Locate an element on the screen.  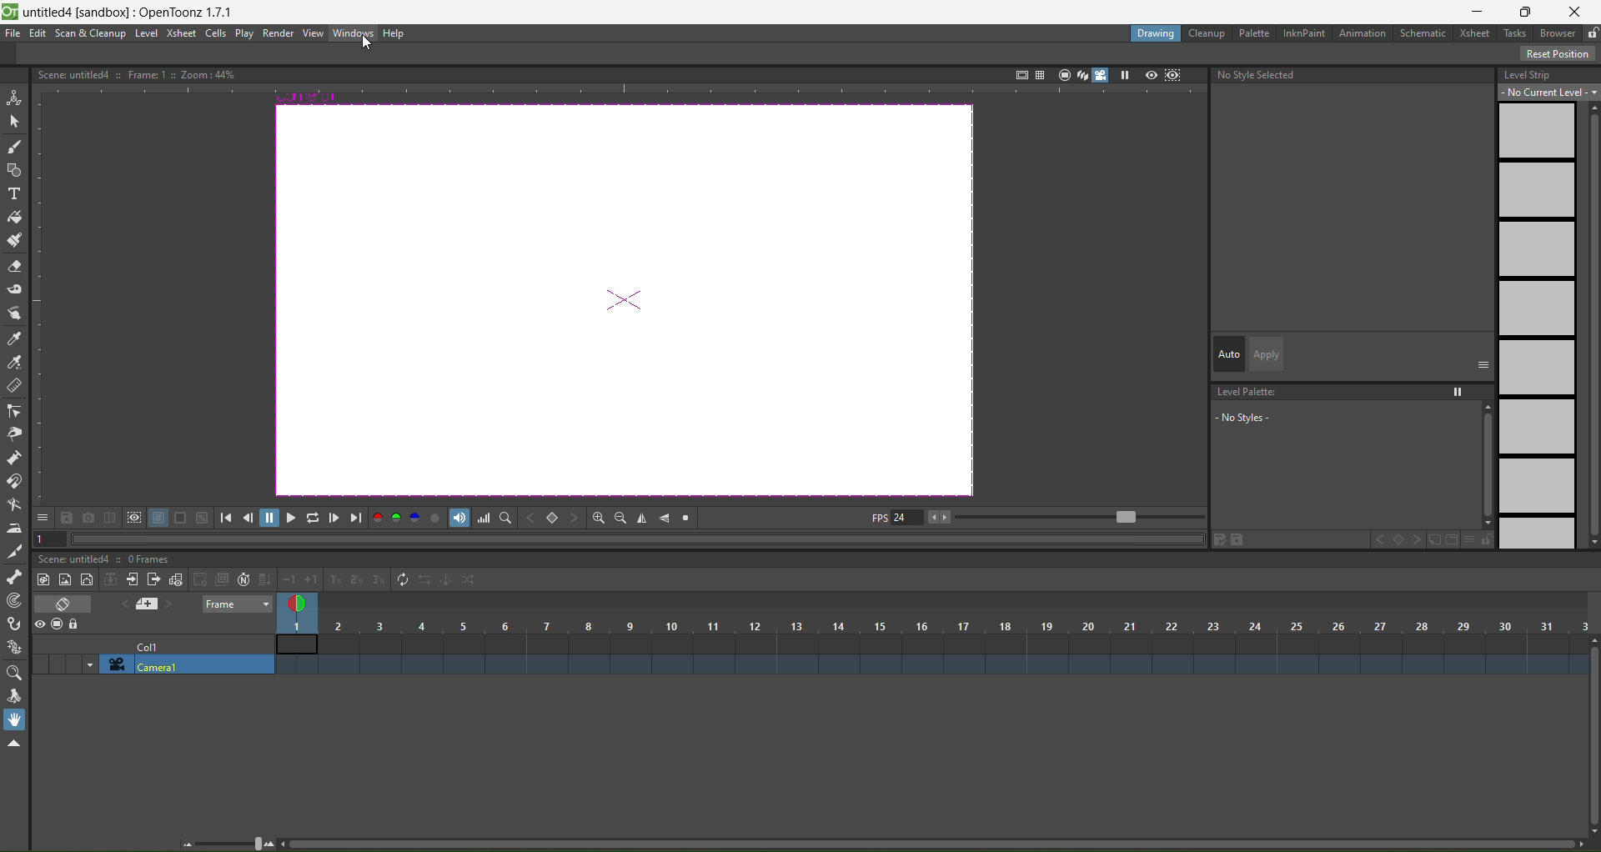
cutter tool is located at coordinates (13, 551).